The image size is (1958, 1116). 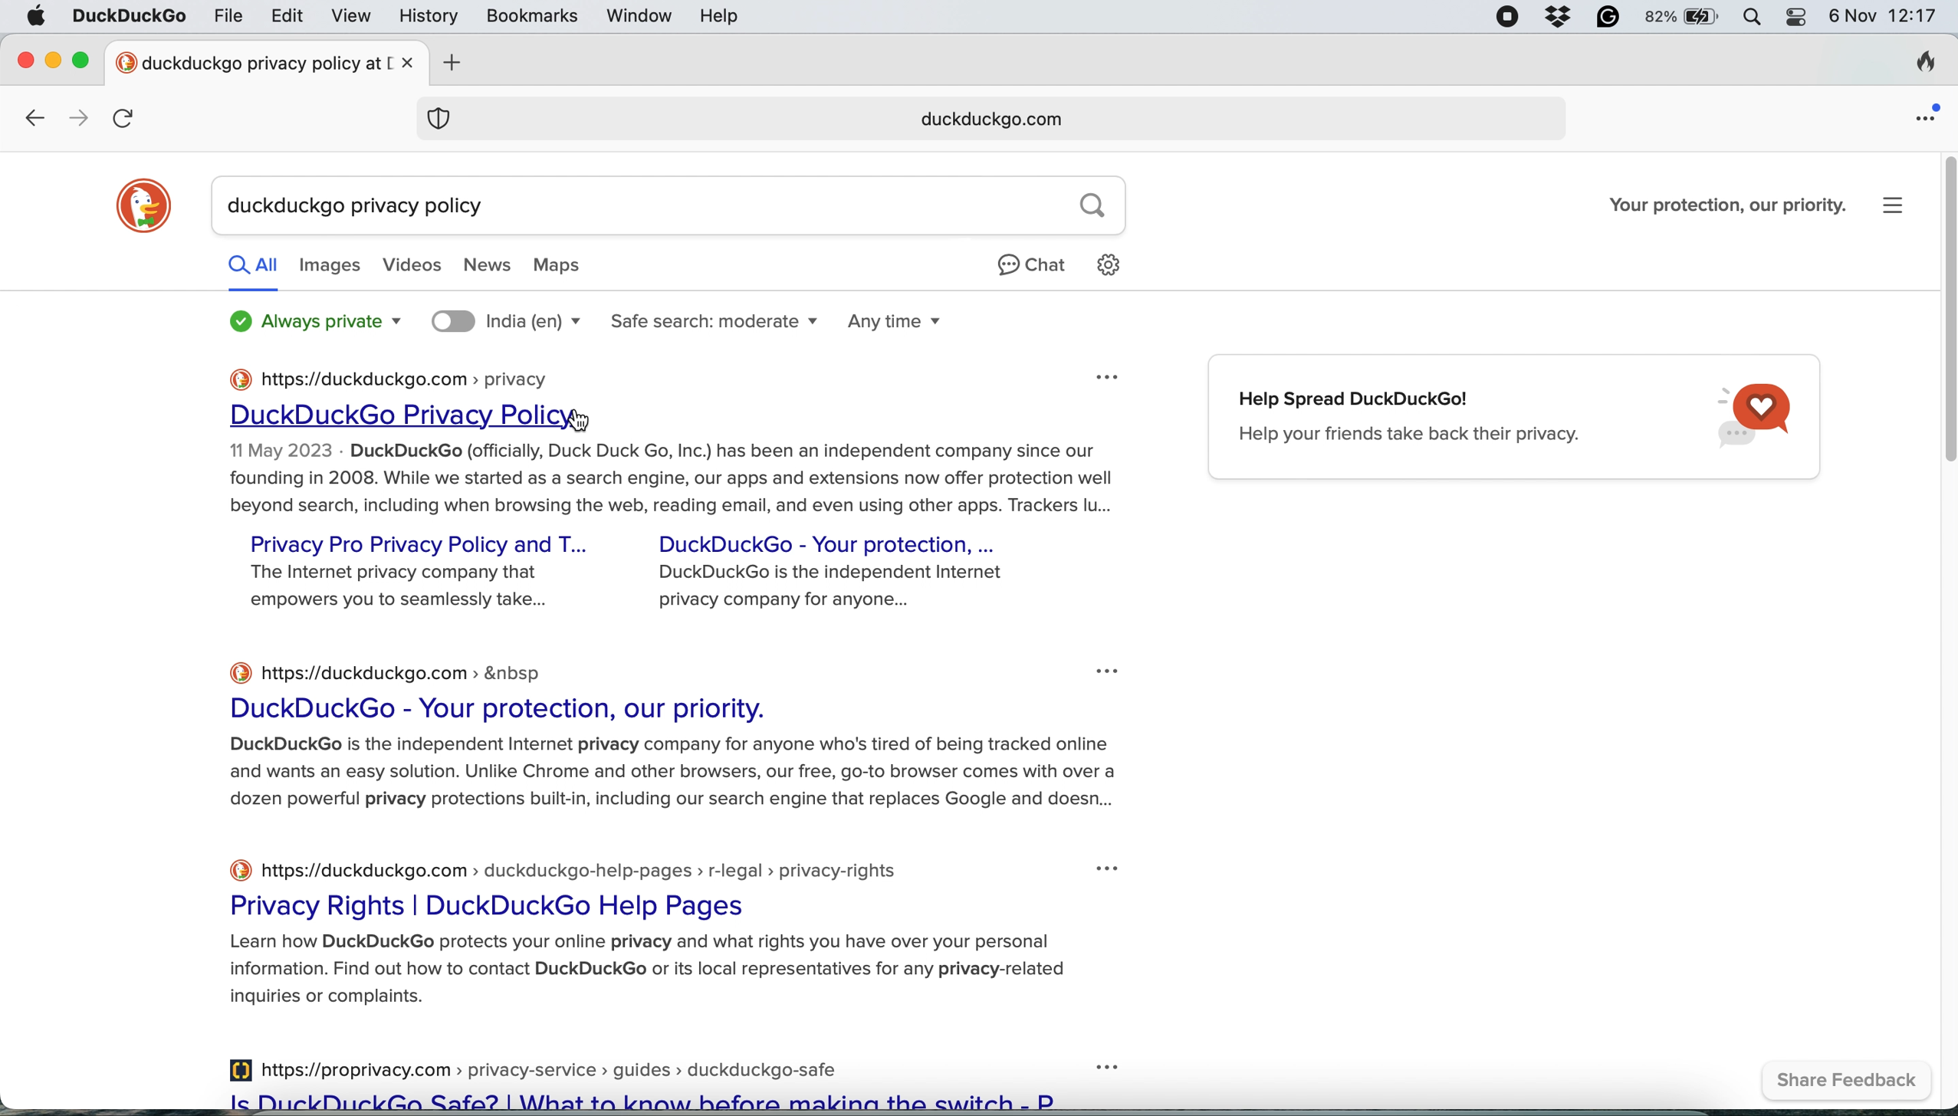 What do you see at coordinates (20, 61) in the screenshot?
I see `close` at bounding box center [20, 61].